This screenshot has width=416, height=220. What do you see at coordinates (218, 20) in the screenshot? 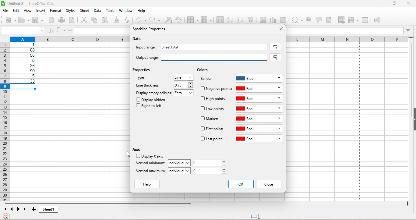
I see `sort` at bounding box center [218, 20].